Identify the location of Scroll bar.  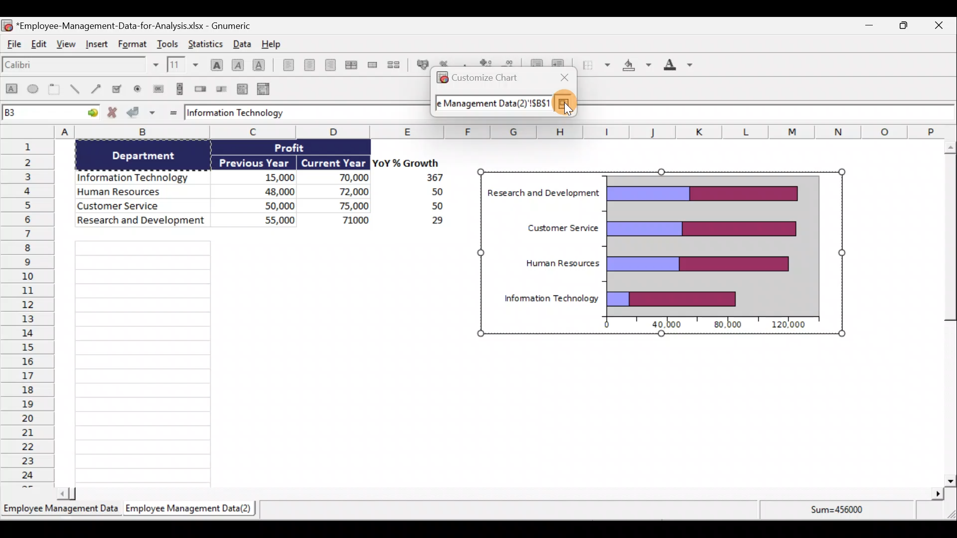
(945, 313).